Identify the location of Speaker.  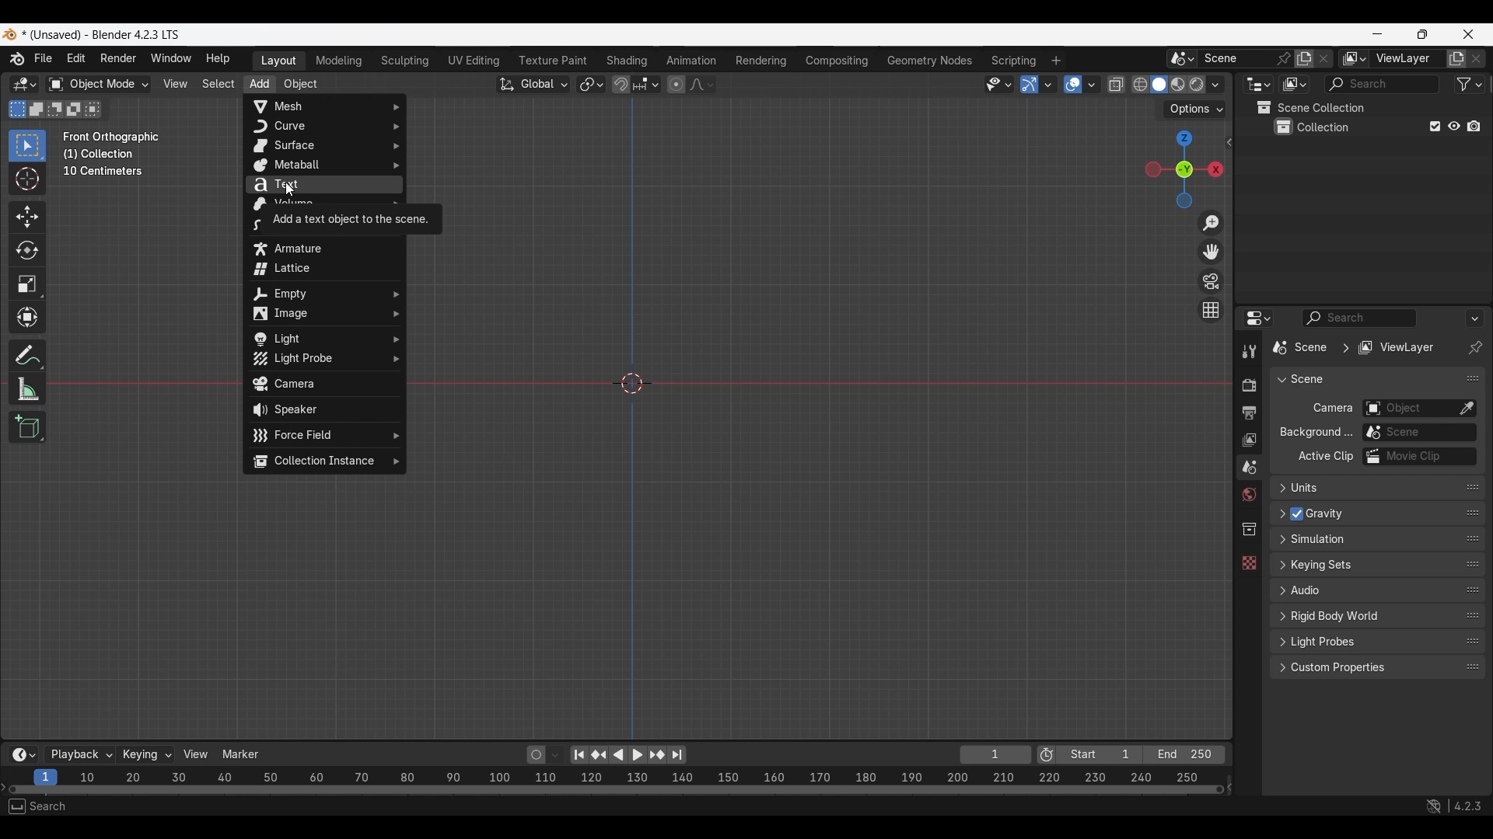
(325, 410).